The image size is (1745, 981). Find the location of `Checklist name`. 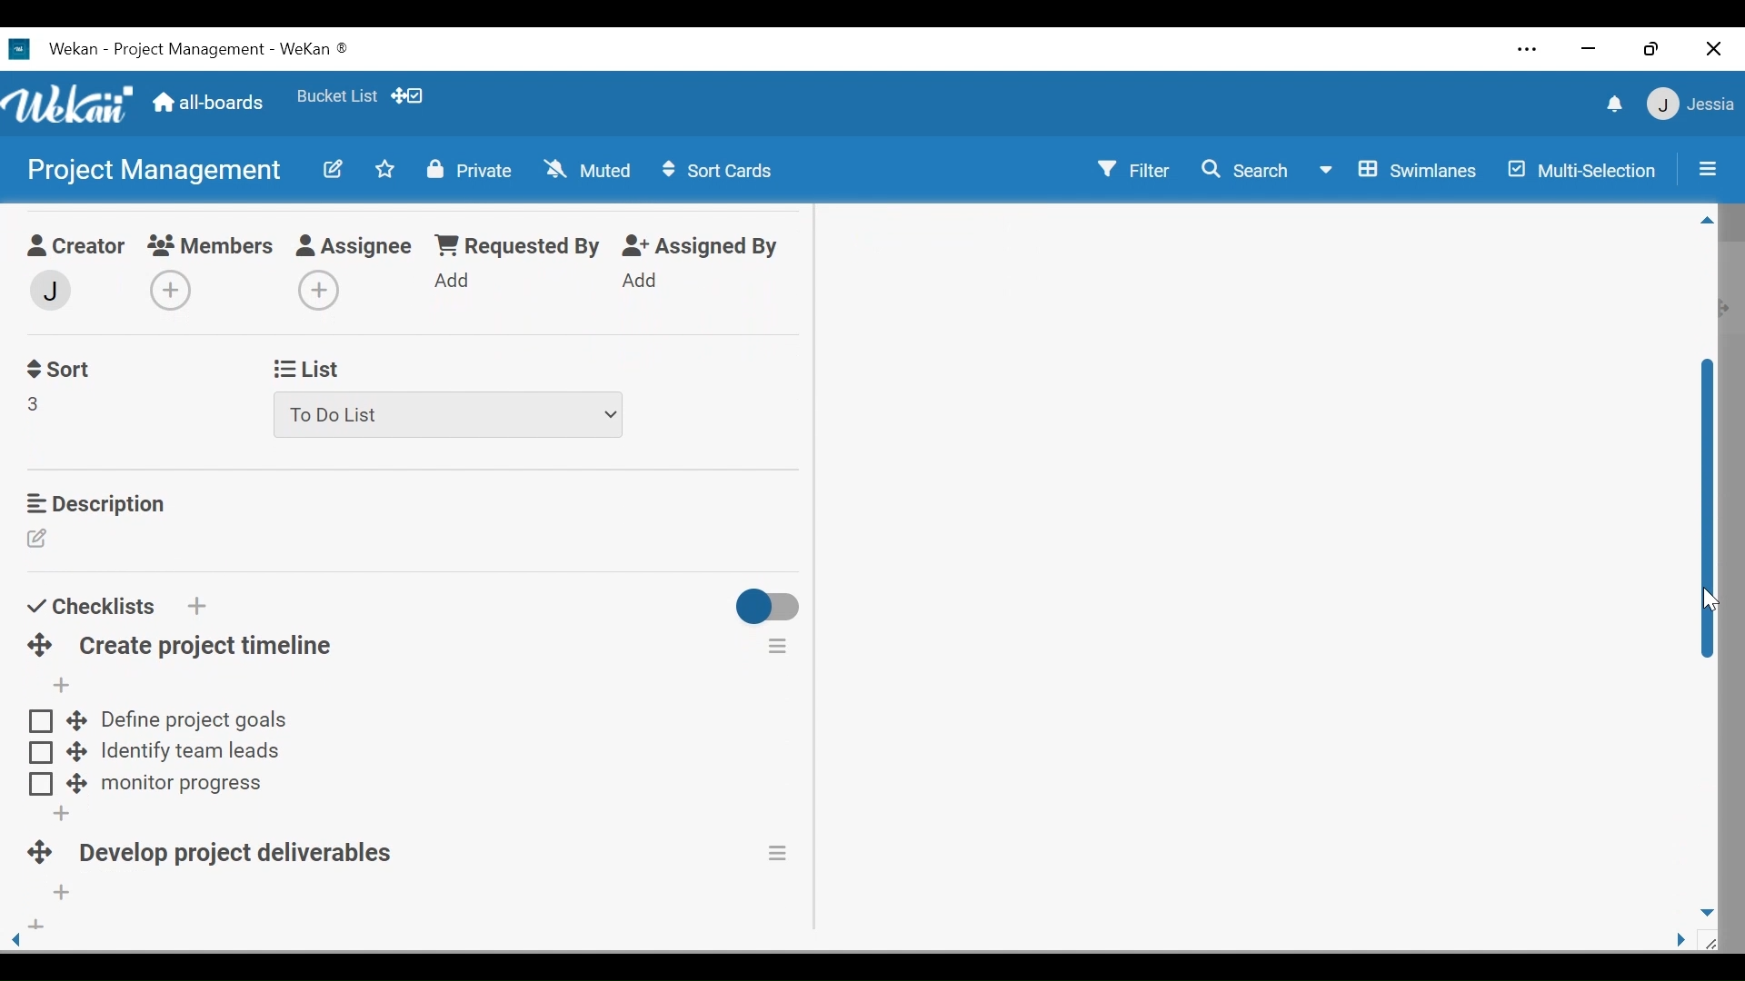

Checklist name is located at coordinates (205, 647).